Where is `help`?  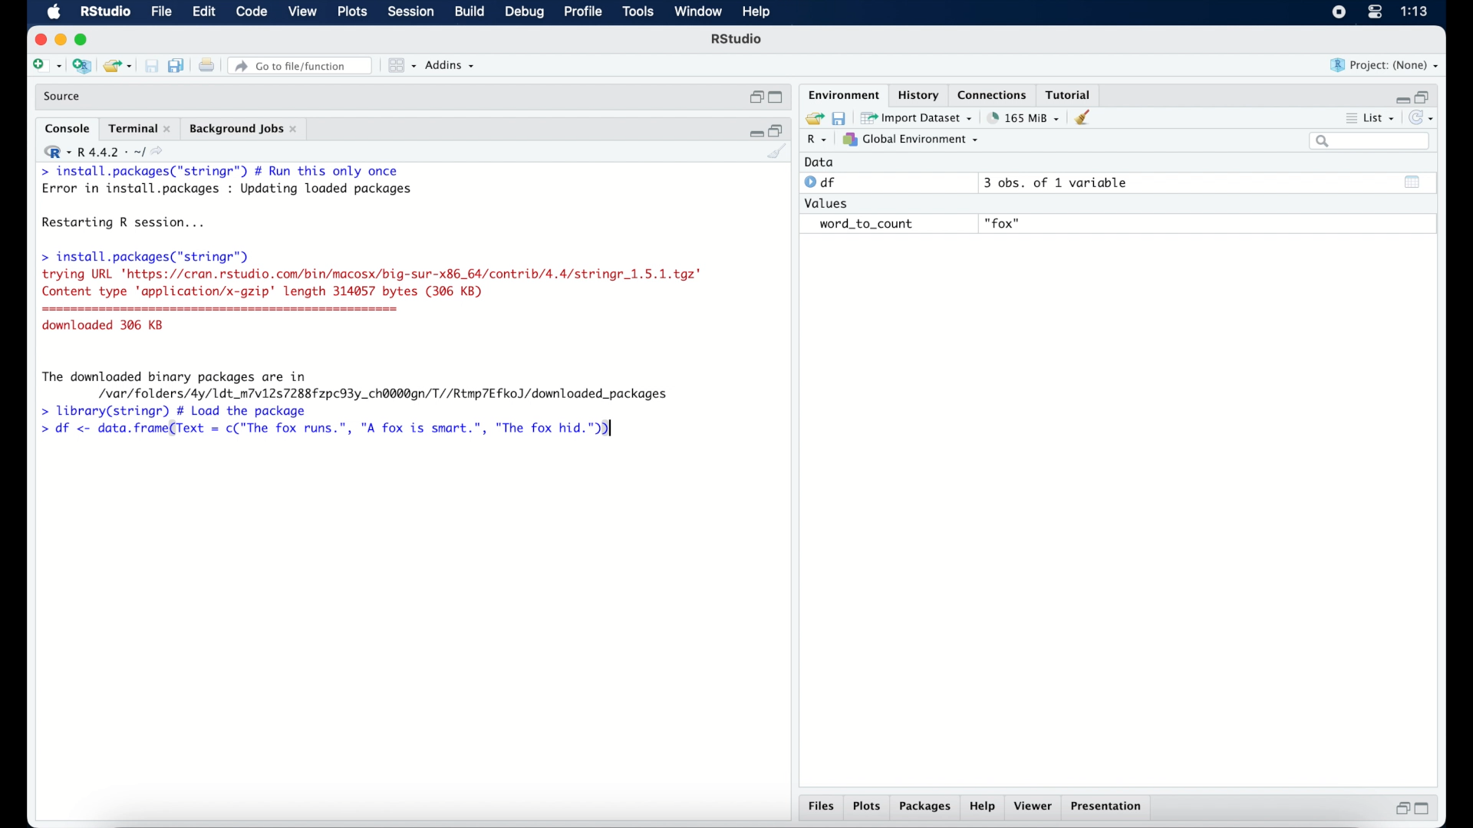
help is located at coordinates (759, 13).